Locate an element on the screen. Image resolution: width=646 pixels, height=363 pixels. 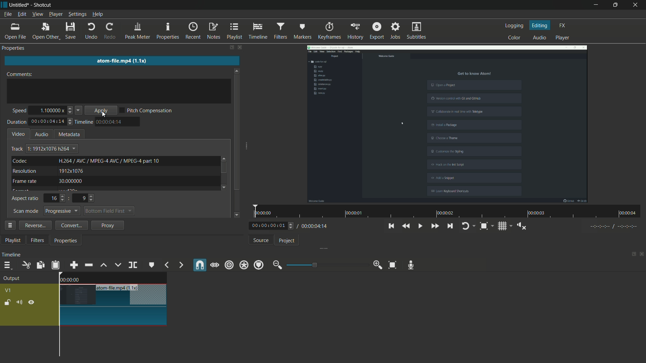
time is located at coordinates (450, 211).